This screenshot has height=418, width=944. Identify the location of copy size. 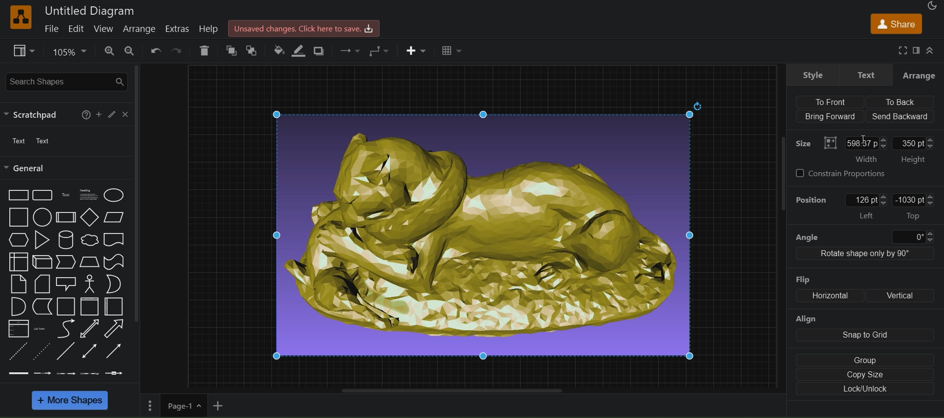
(865, 375).